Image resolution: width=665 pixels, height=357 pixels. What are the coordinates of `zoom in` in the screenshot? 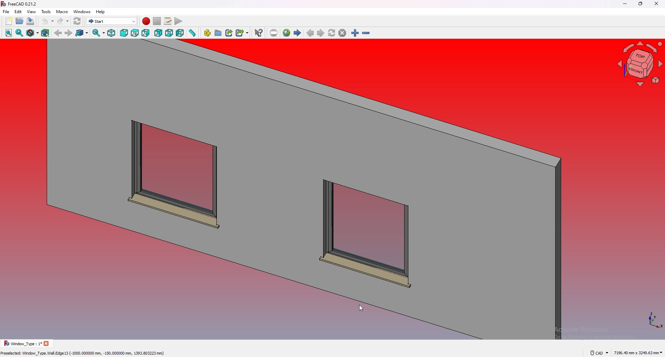 It's located at (355, 33).